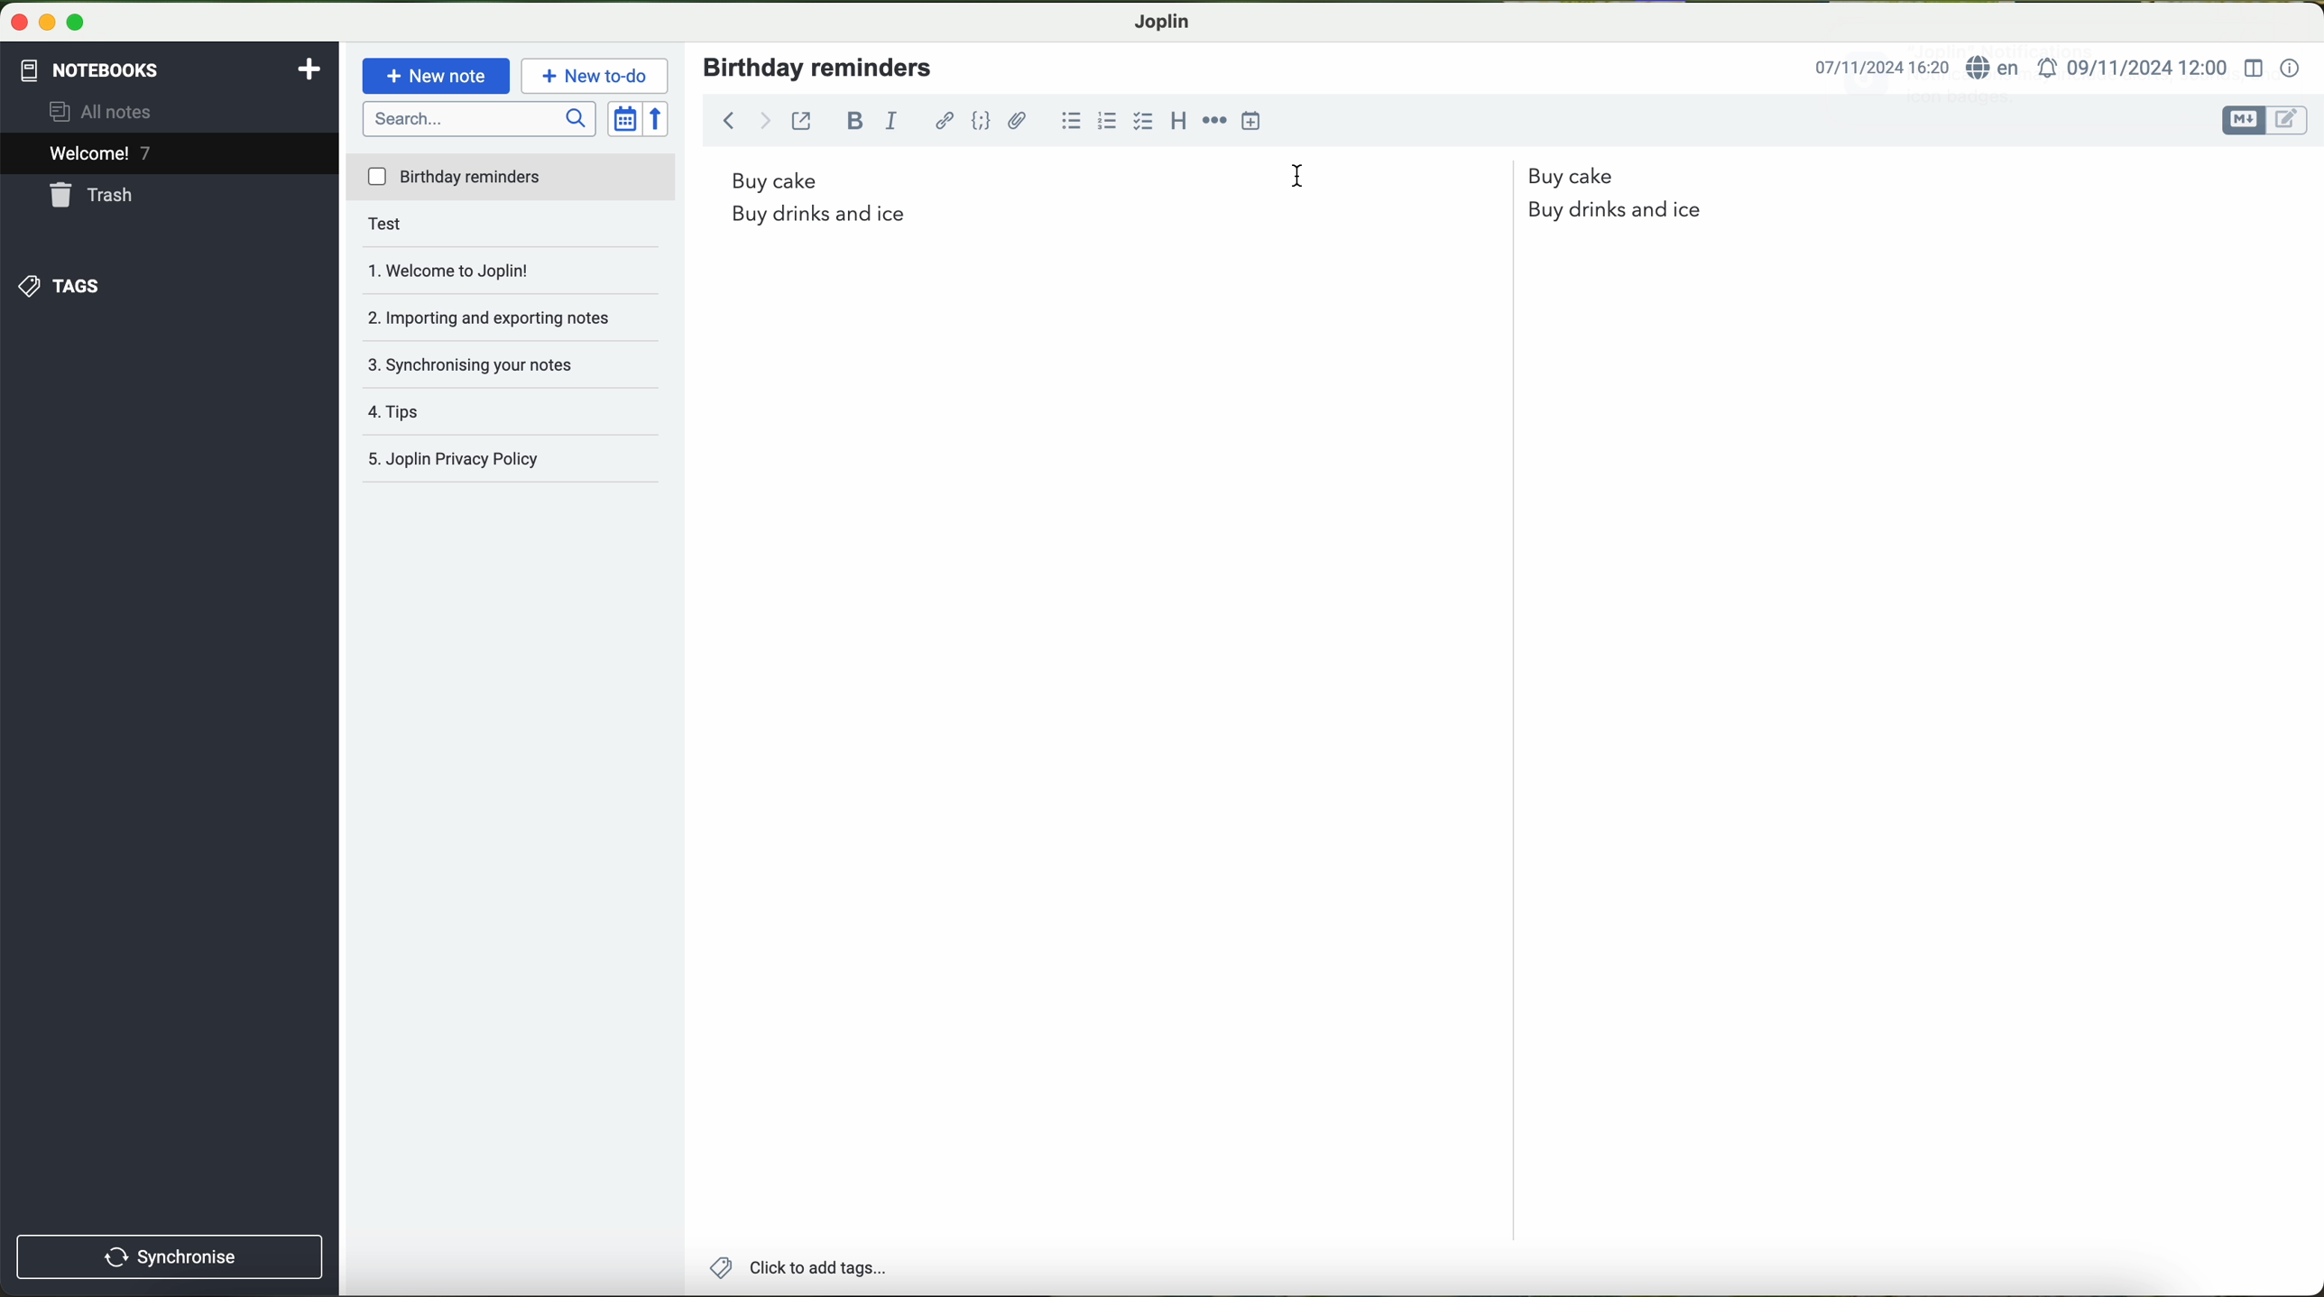 The height and width of the screenshot is (1297, 2324). Describe the element at coordinates (53, 21) in the screenshot. I see `screen buttons` at that location.